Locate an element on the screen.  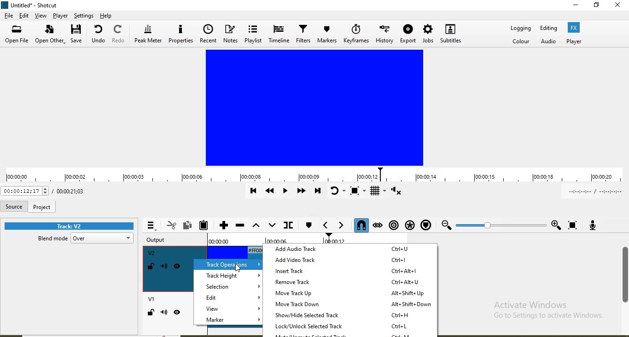
Timeline is located at coordinates (279, 34).